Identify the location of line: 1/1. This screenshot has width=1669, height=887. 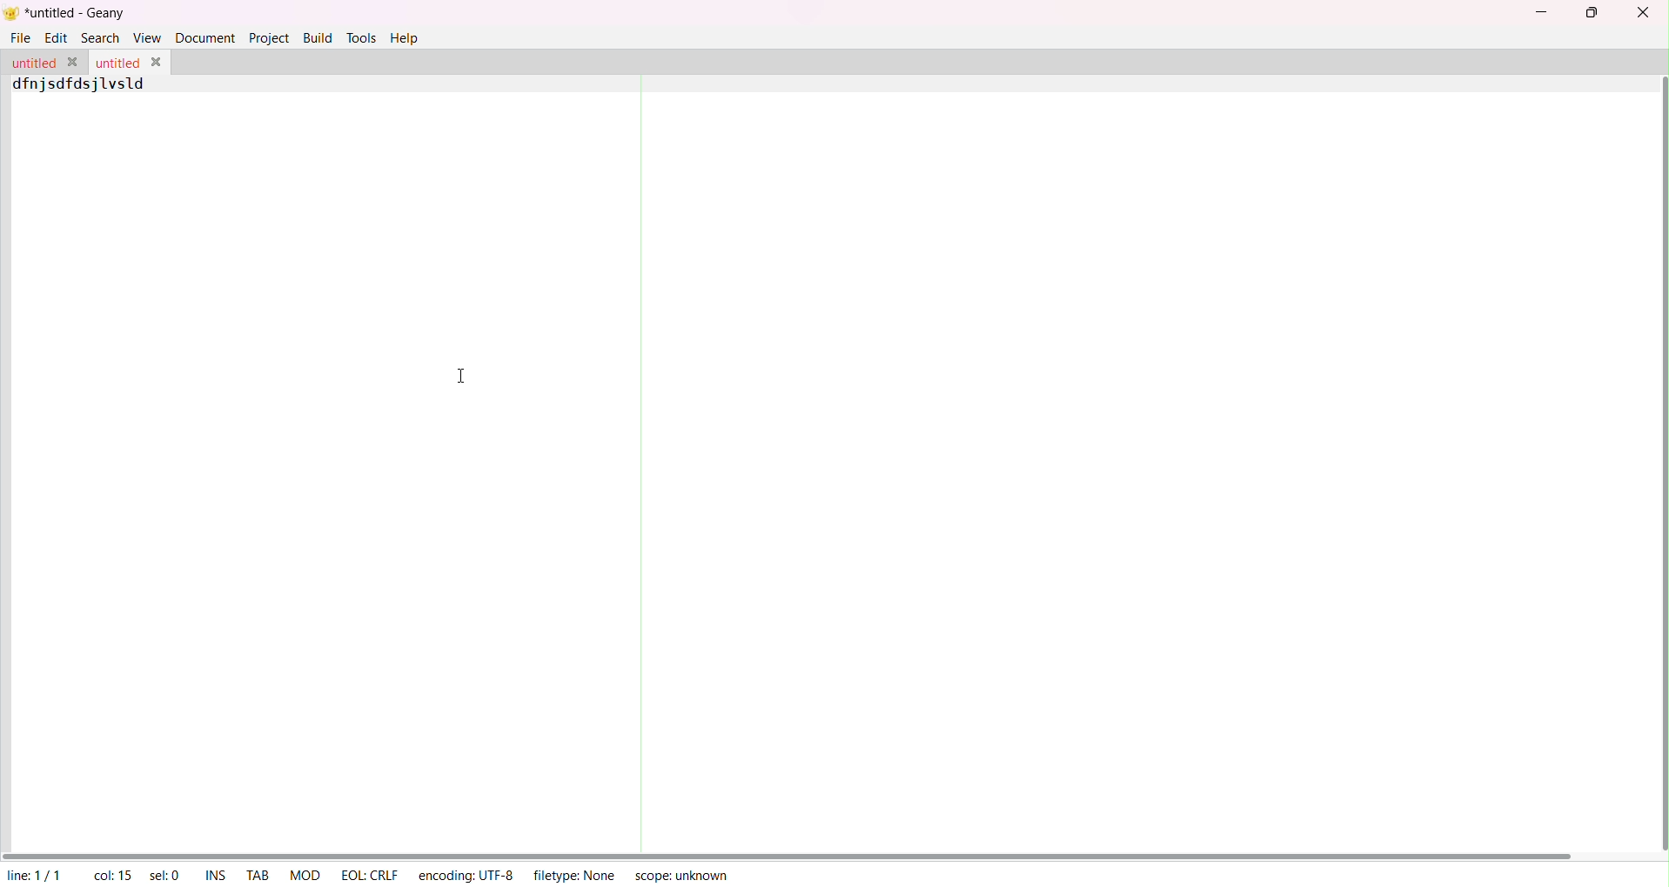
(32, 875).